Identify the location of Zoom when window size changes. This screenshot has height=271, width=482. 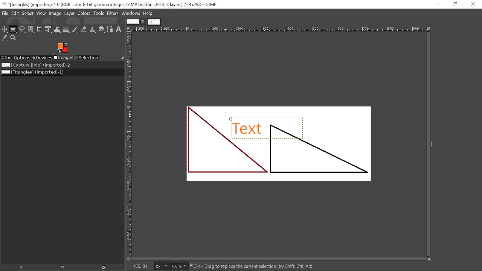
(430, 29).